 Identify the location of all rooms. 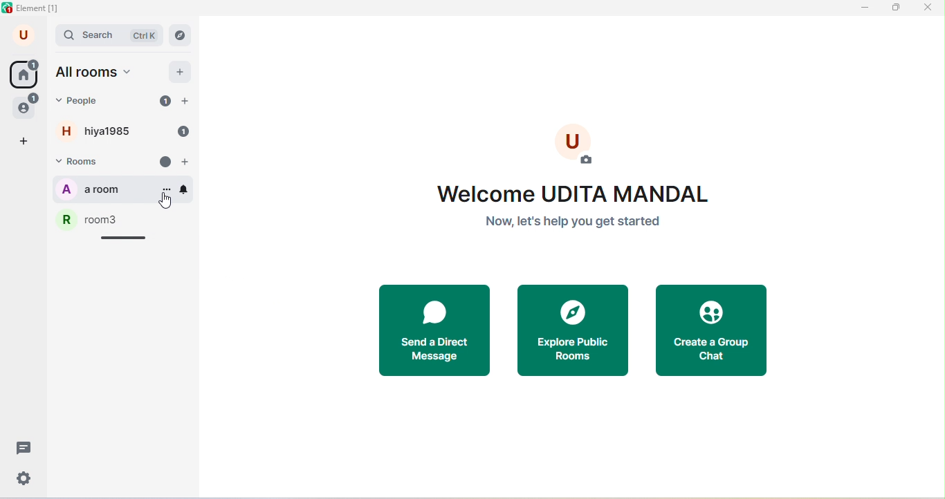
(98, 73).